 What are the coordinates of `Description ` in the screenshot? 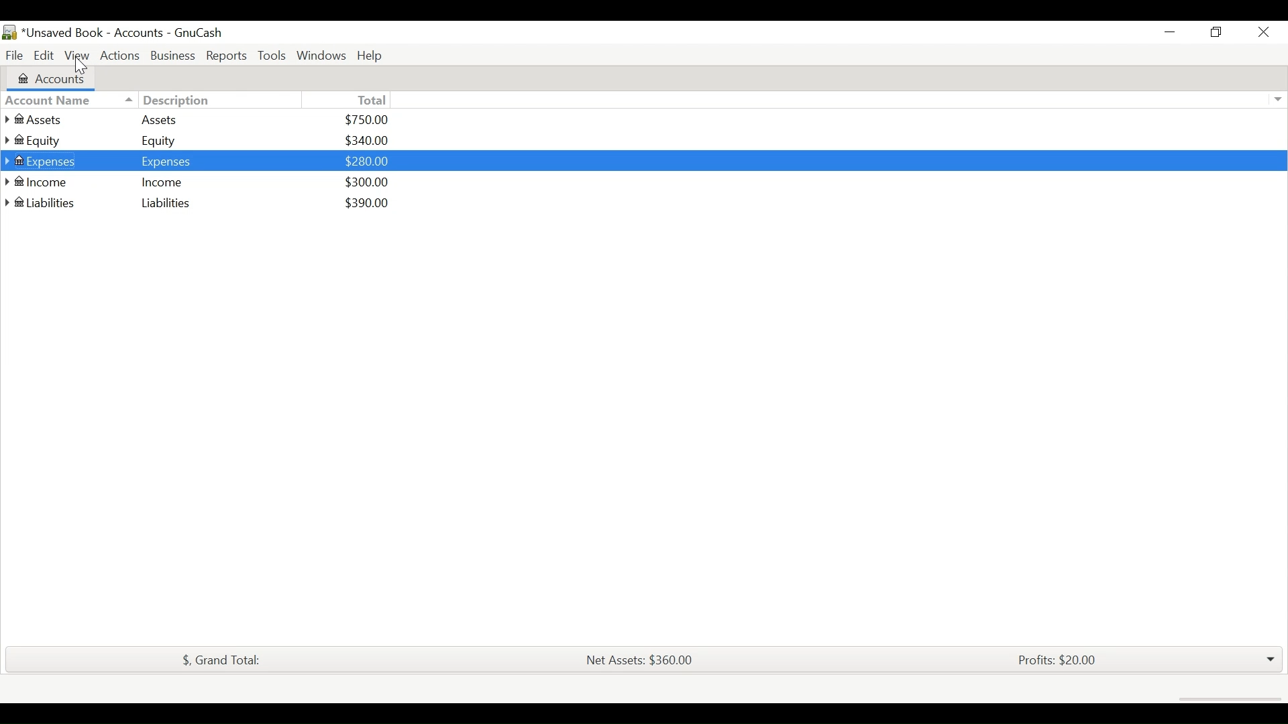 It's located at (166, 101).